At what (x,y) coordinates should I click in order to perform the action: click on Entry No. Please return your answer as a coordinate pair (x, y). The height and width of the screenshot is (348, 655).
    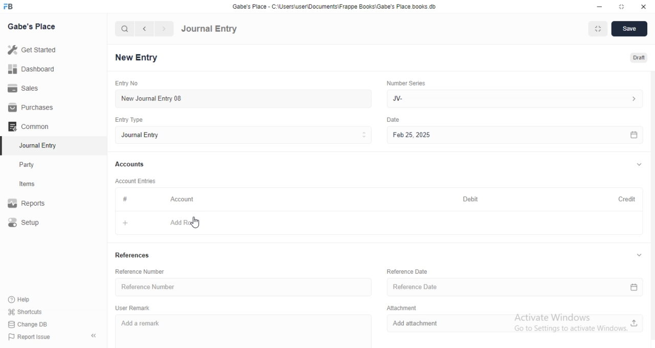
    Looking at the image, I should click on (125, 82).